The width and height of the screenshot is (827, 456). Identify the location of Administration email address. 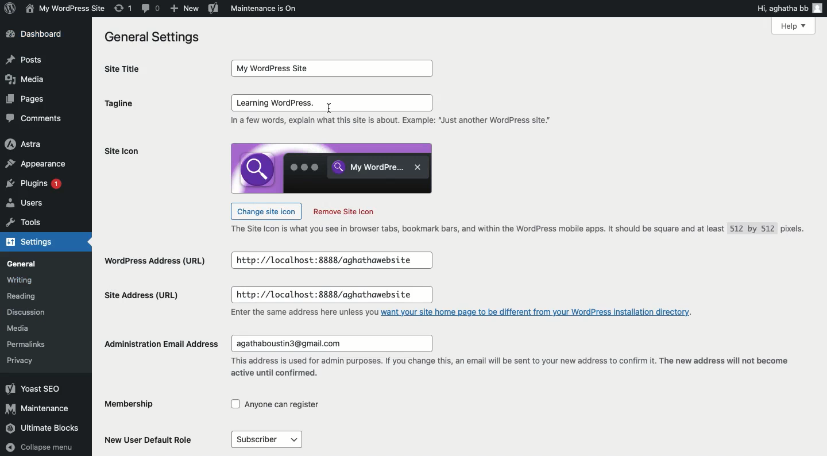
(163, 346).